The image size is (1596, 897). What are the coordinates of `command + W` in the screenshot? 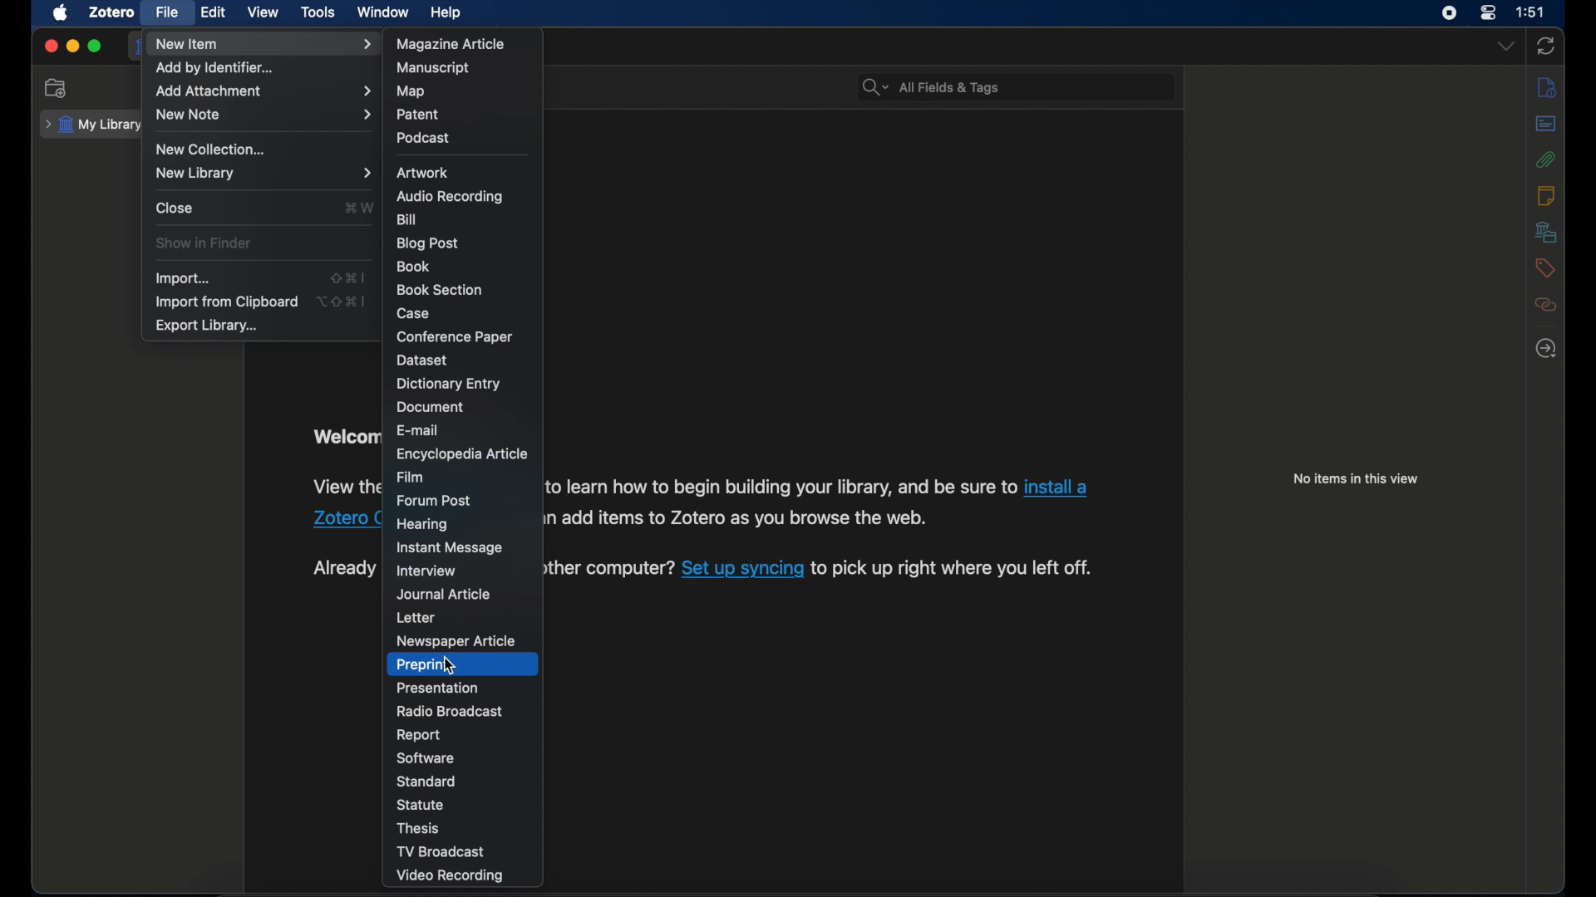 It's located at (357, 207).